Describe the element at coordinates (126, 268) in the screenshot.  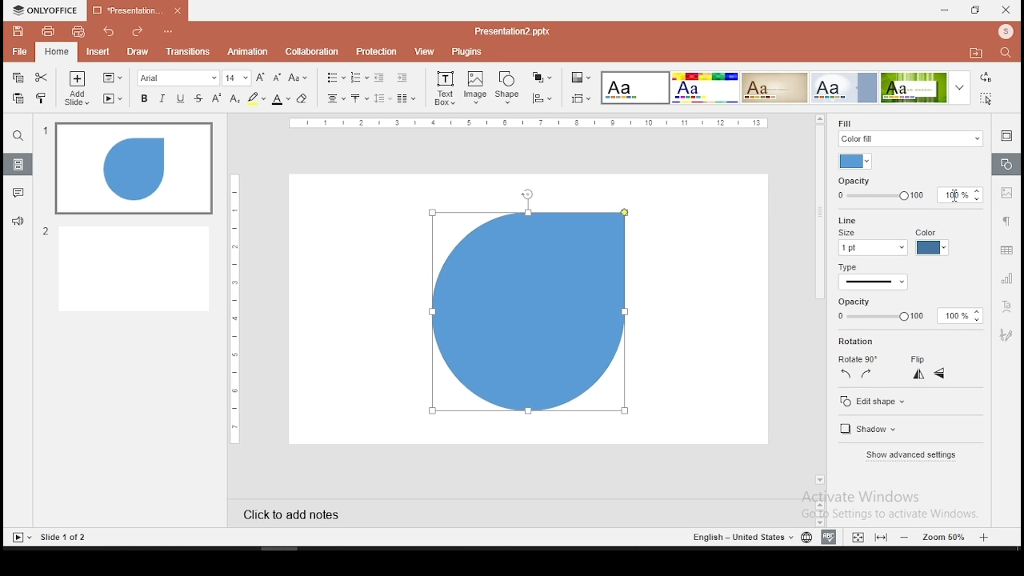
I see `slide 2` at that location.